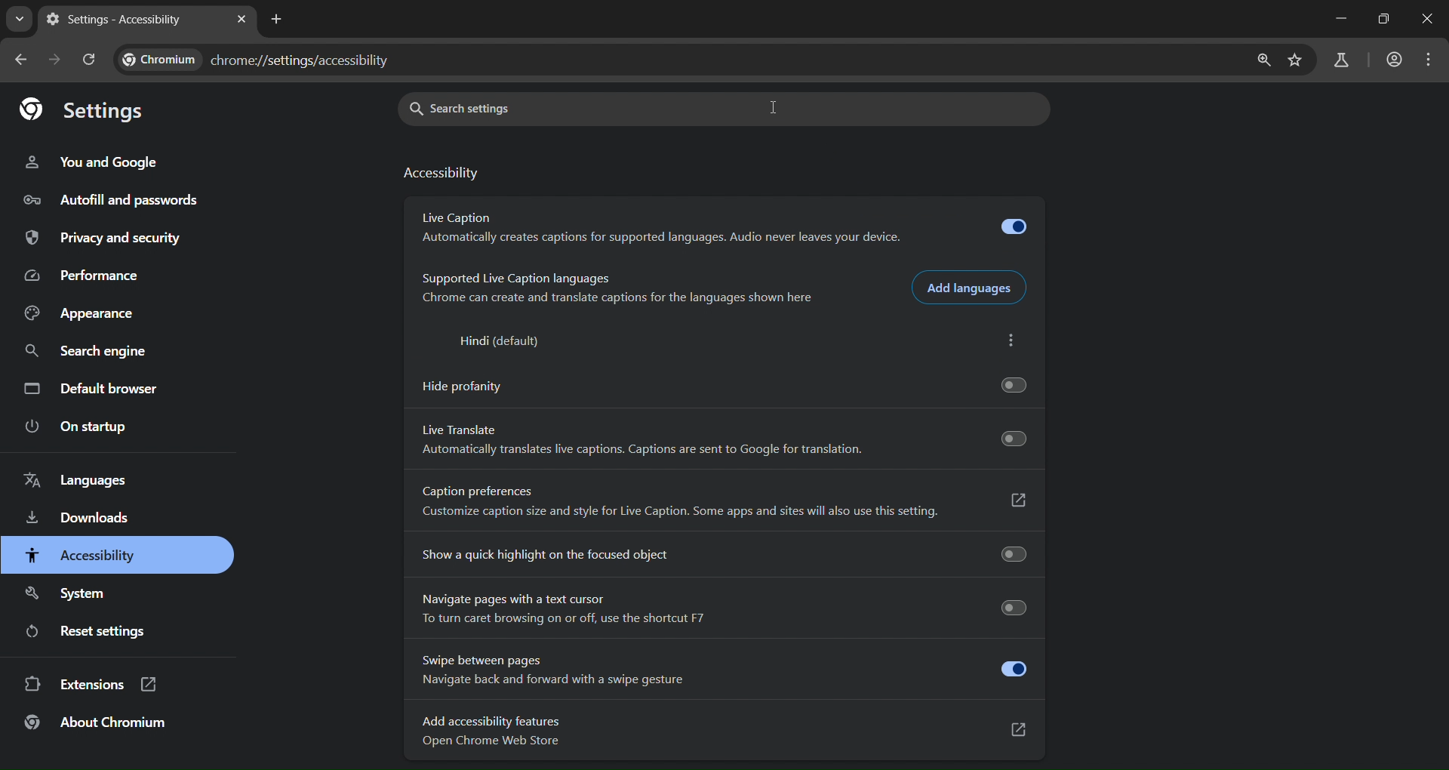 This screenshot has width=1449, height=770. I want to click on you and google, so click(105, 161).